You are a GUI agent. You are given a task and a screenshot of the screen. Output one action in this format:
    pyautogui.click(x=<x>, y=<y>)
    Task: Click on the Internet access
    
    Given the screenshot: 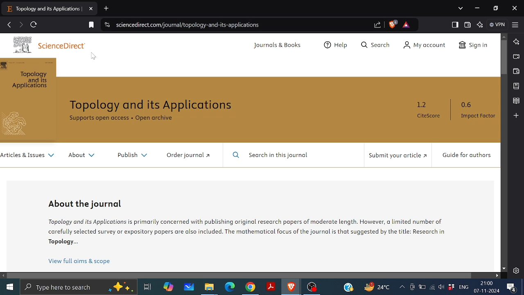 What is the action you would take?
    pyautogui.click(x=433, y=288)
    